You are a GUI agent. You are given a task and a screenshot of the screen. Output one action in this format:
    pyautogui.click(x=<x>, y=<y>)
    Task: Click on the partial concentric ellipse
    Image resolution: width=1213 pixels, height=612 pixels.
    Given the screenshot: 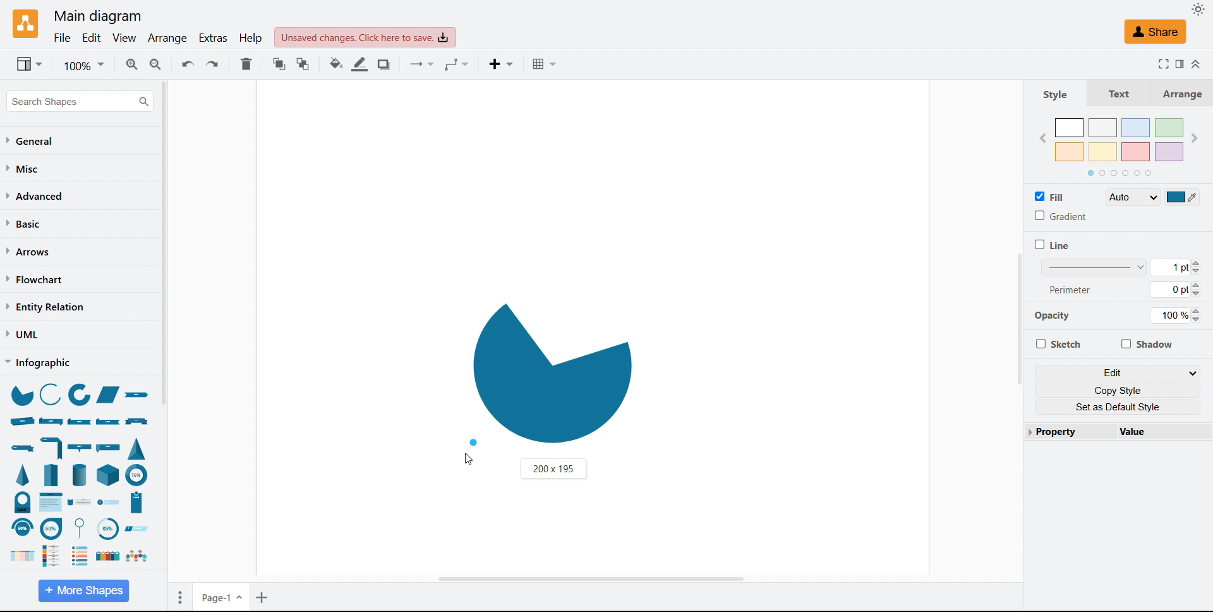 What is the action you would take?
    pyautogui.click(x=137, y=474)
    